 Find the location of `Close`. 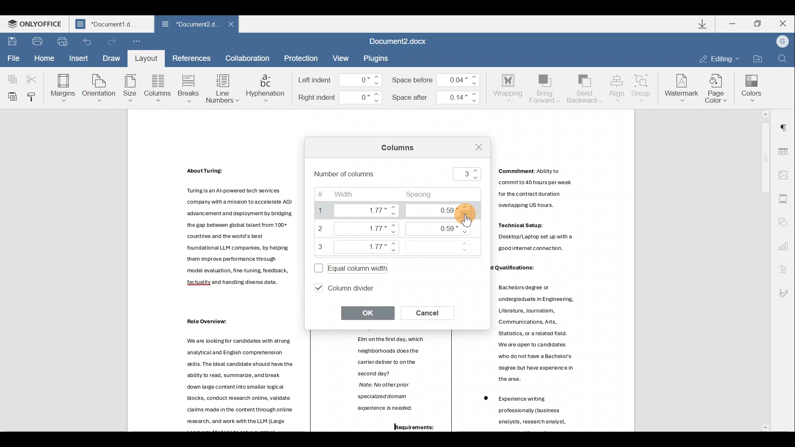

Close is located at coordinates (234, 25).